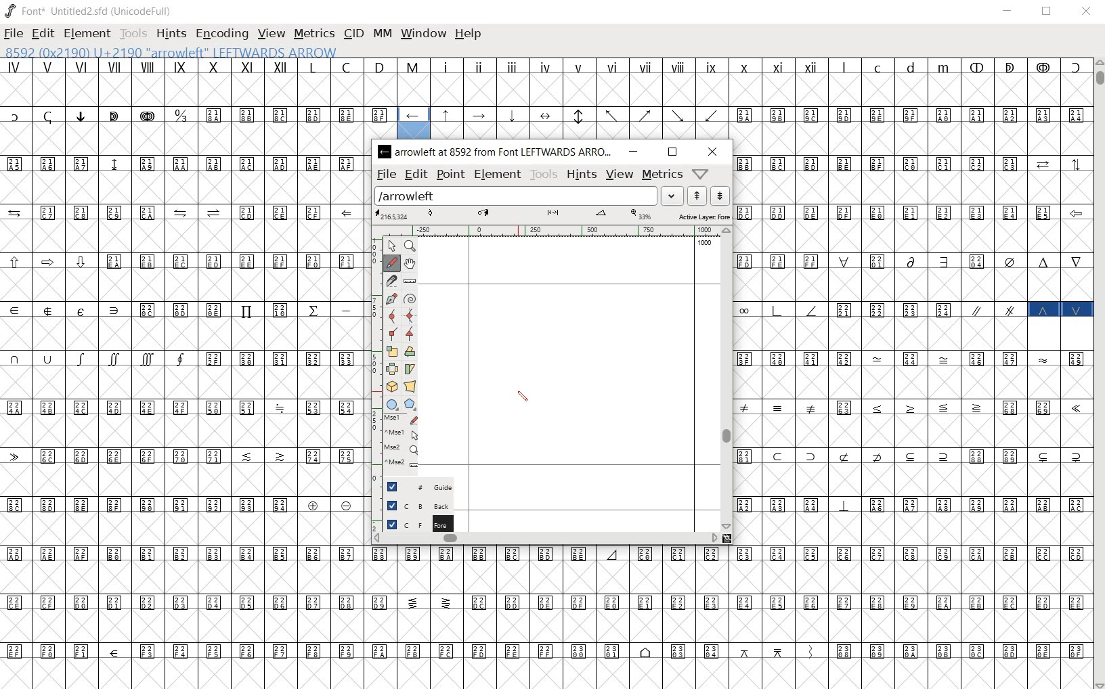 This screenshot has height=689, width=1105. I want to click on close, so click(1086, 13).